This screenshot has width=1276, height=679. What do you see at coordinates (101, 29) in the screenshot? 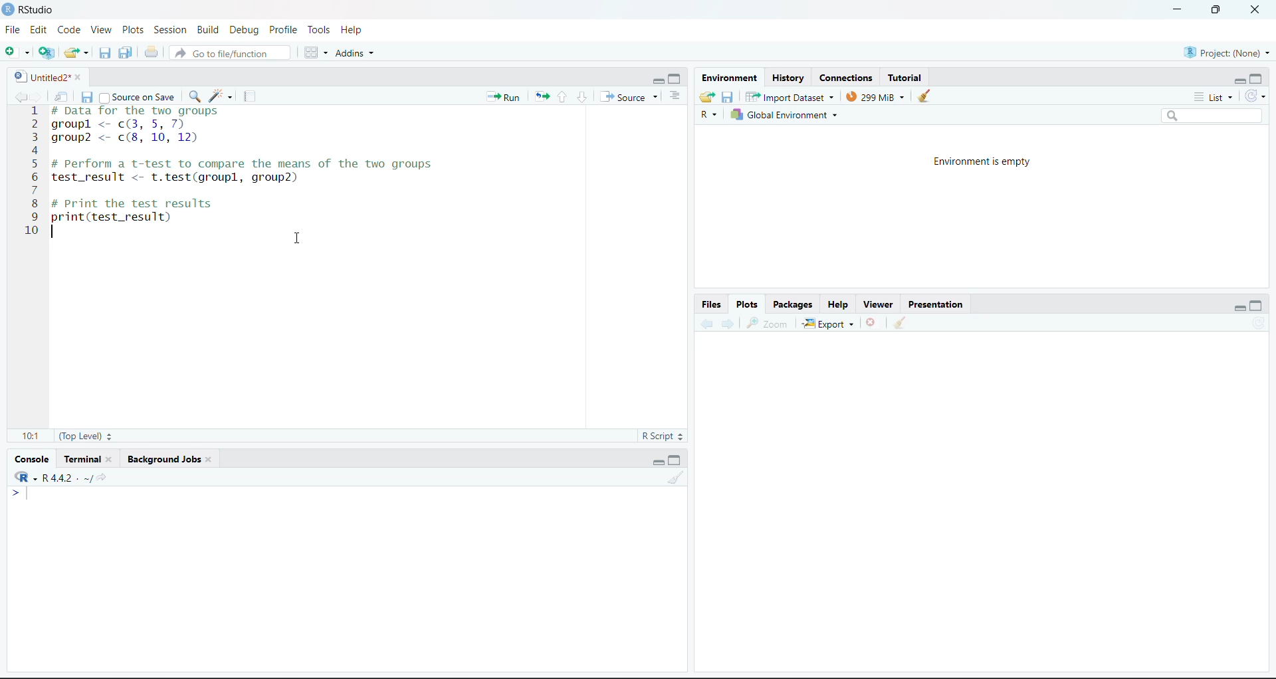
I see `View` at bounding box center [101, 29].